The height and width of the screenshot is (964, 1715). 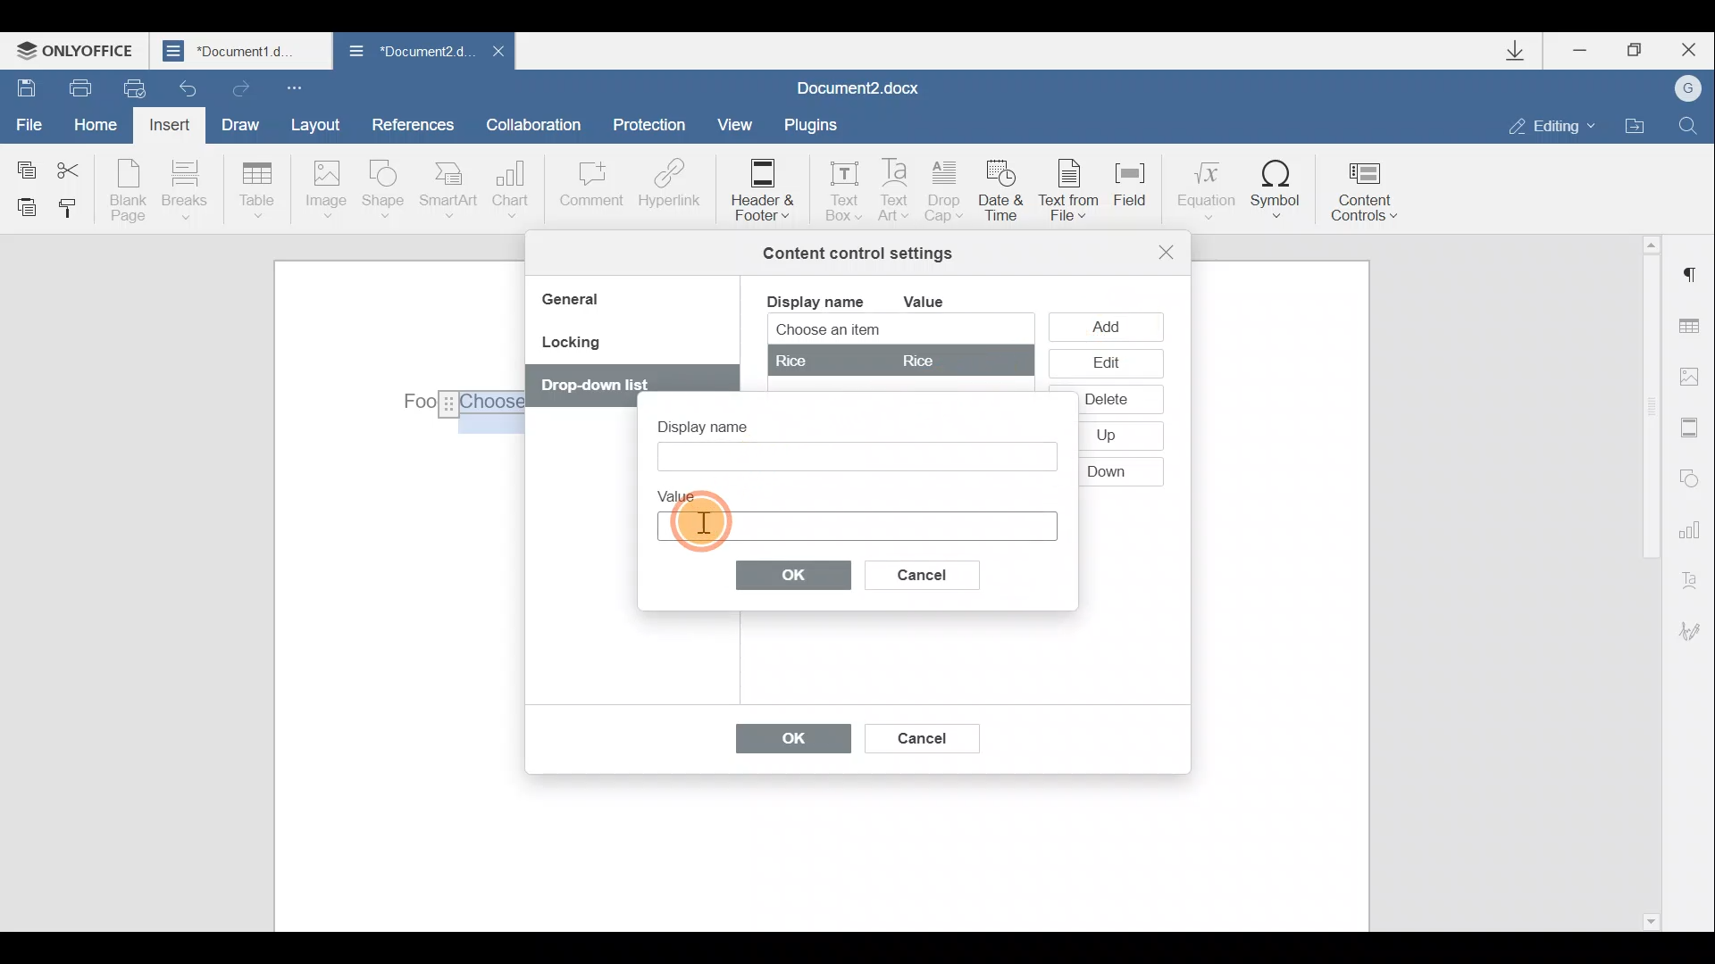 I want to click on Field, so click(x=1138, y=195).